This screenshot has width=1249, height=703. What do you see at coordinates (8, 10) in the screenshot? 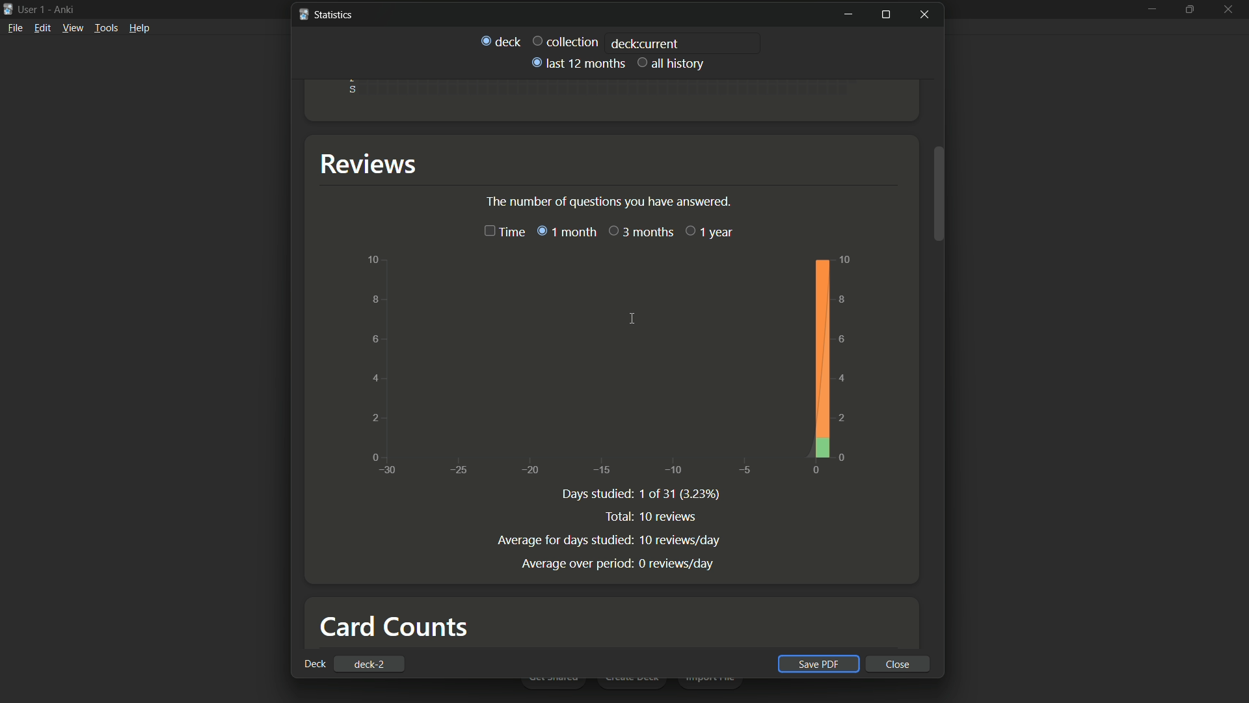
I see `Logo` at bounding box center [8, 10].